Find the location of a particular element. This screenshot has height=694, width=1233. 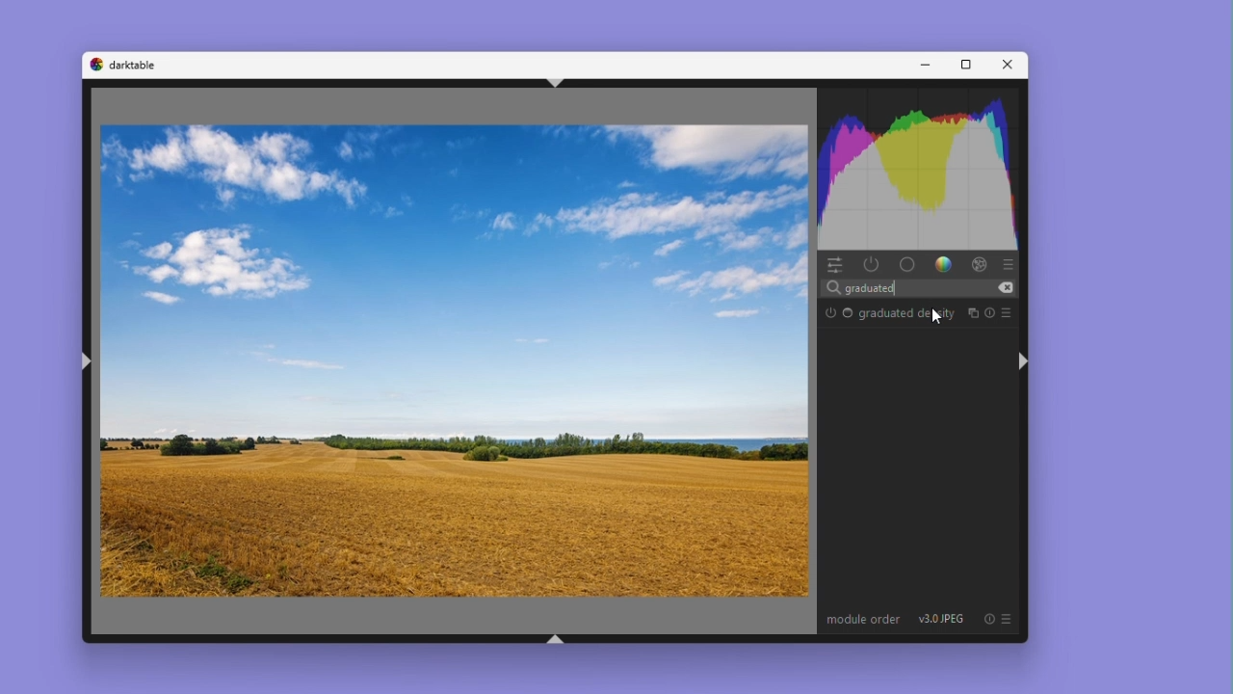

preset is located at coordinates (986, 619).